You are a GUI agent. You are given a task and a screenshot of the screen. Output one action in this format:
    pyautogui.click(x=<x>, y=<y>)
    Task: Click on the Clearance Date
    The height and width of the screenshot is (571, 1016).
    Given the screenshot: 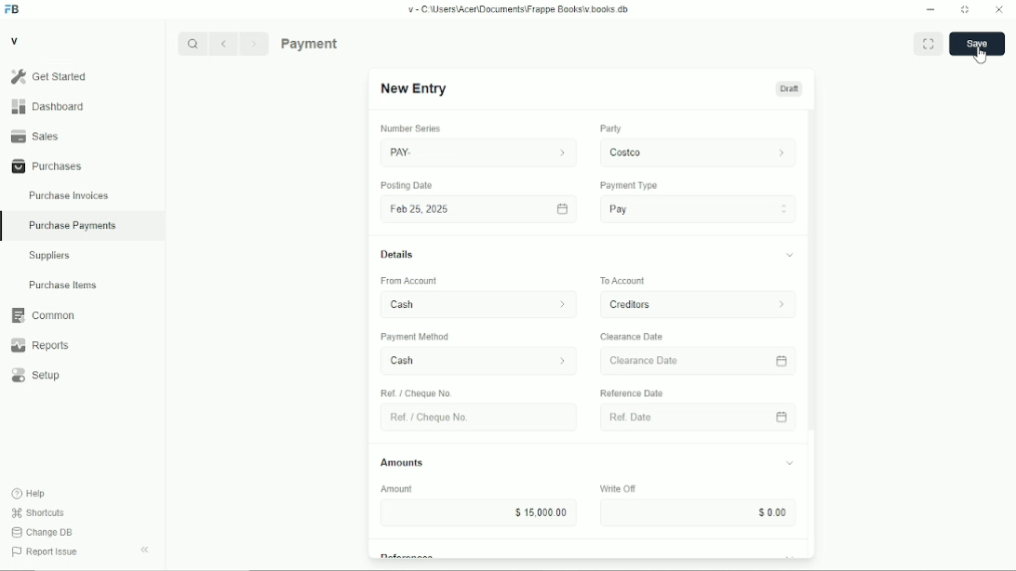 What is the action you would take?
    pyautogui.click(x=685, y=361)
    